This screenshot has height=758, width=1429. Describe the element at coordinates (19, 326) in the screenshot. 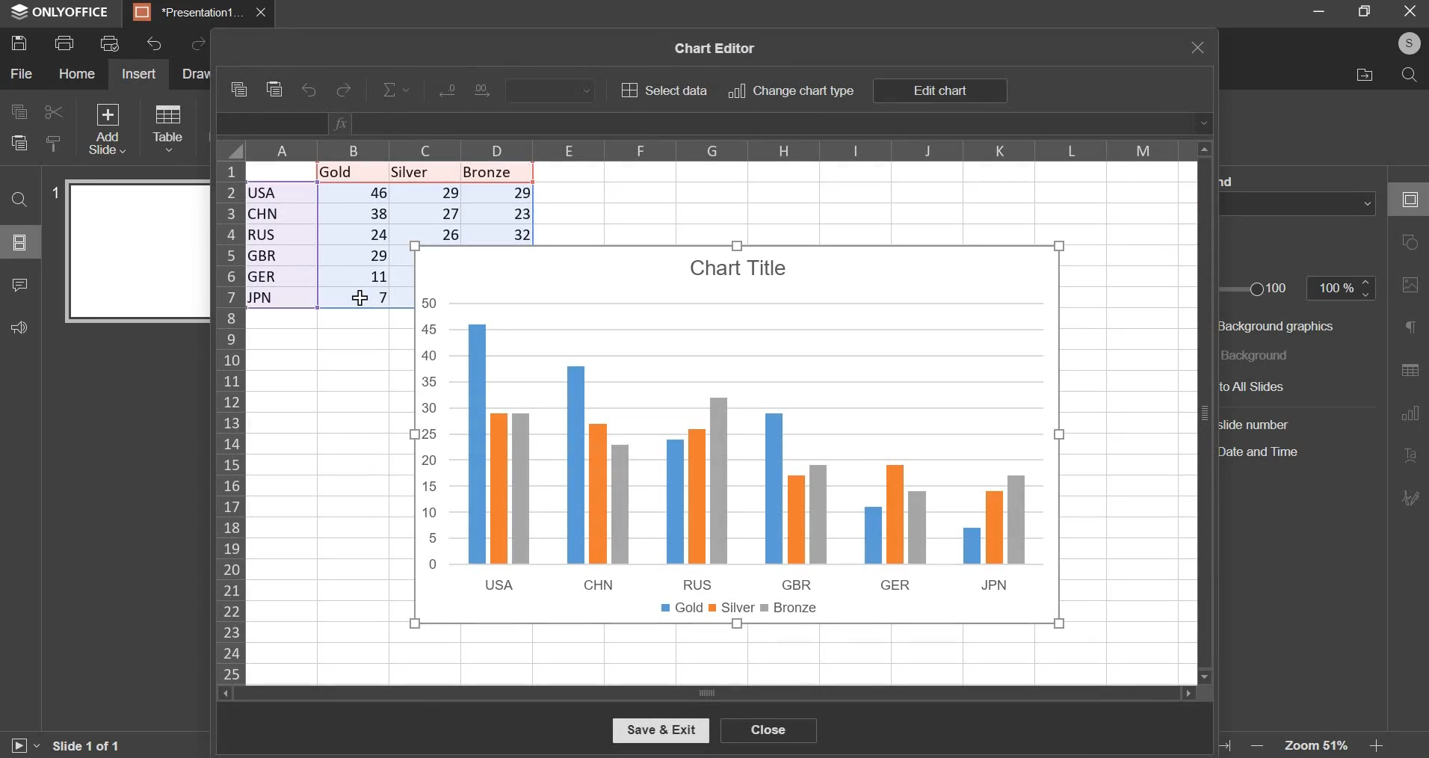

I see `feedback` at that location.